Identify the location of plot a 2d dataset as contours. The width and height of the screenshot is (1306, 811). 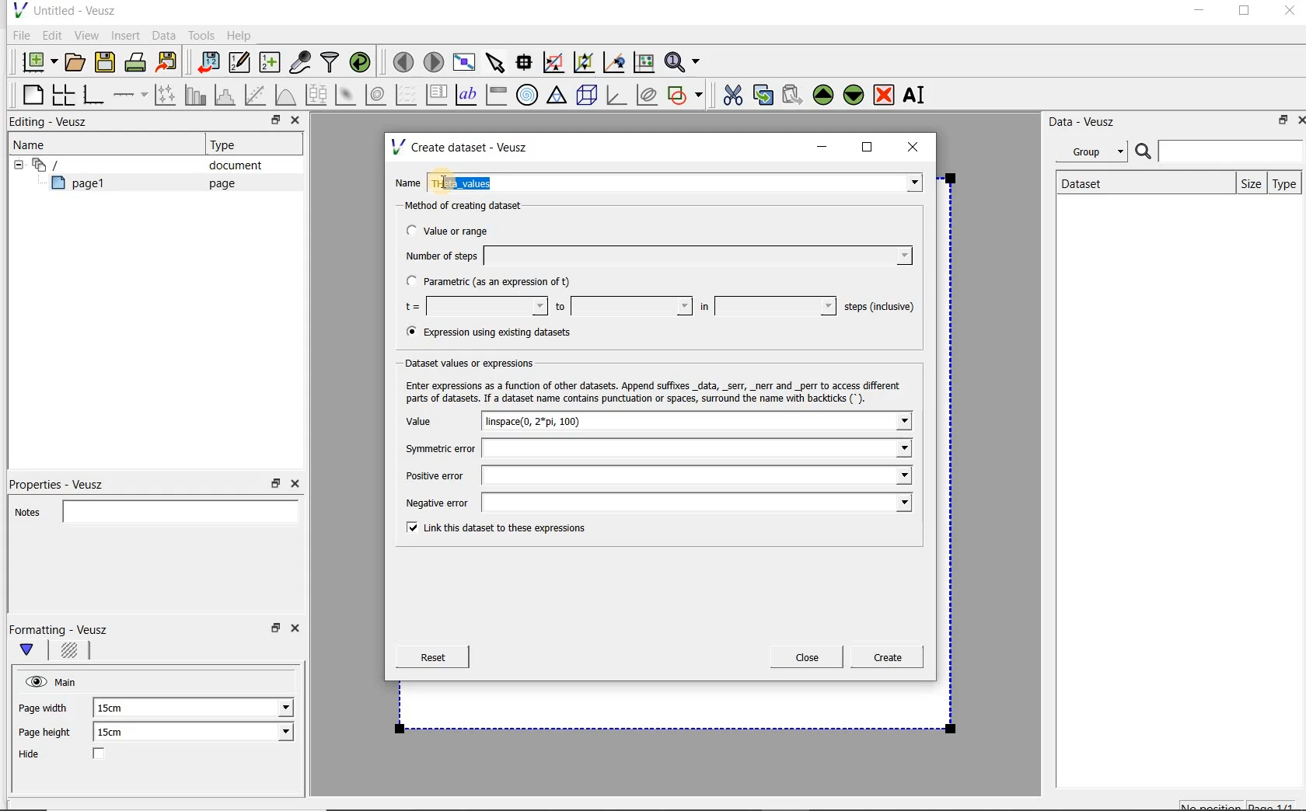
(377, 95).